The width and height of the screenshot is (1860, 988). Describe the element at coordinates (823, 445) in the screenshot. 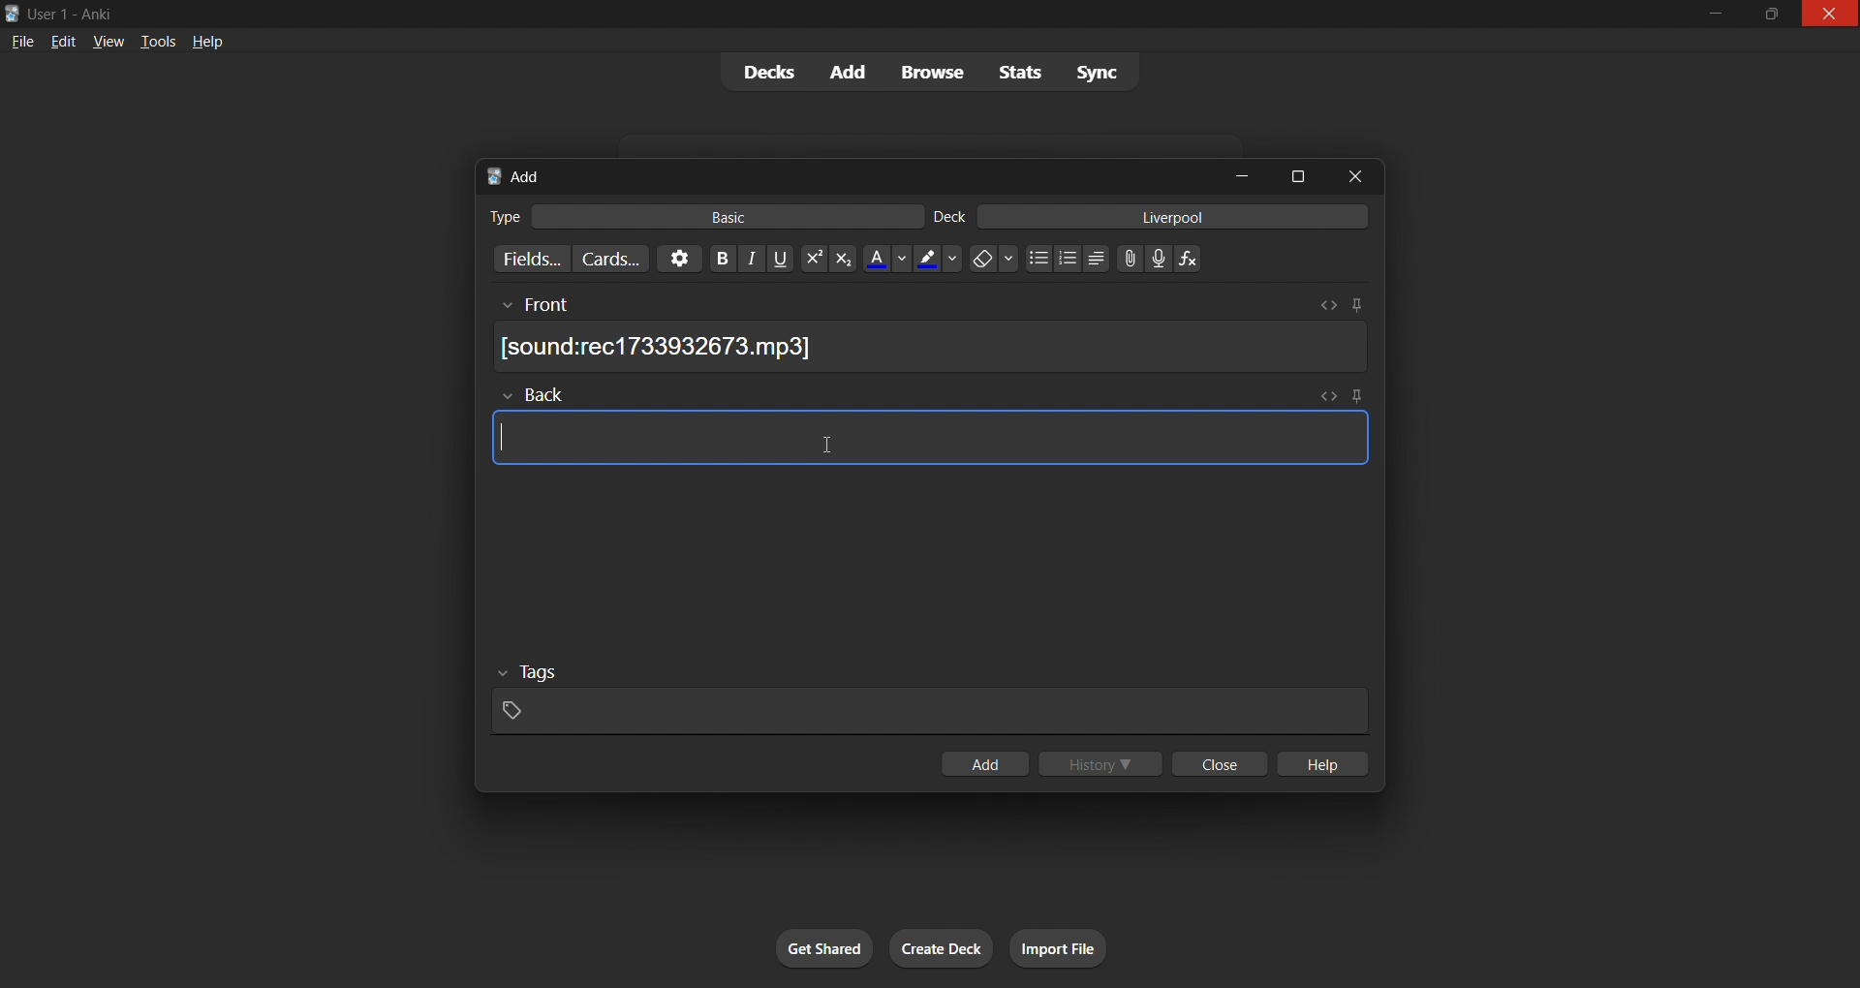

I see `cursor` at that location.